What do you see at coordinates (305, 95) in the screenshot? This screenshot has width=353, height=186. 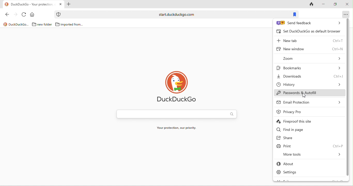 I see `cursor` at bounding box center [305, 95].